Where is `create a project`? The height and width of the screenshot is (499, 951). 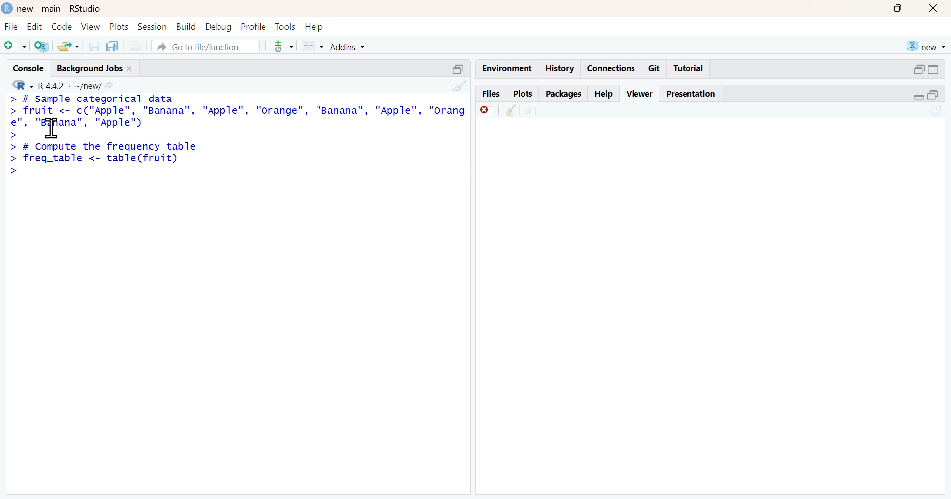 create a project is located at coordinates (43, 47).